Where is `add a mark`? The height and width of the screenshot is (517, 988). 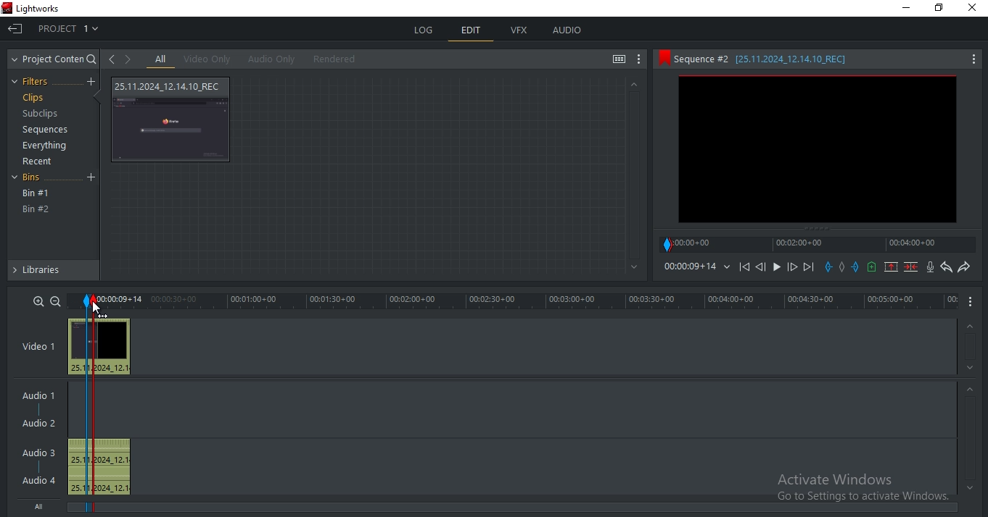
add a mark is located at coordinates (842, 267).